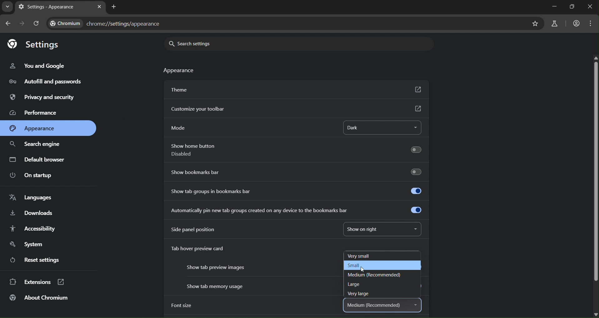 This screenshot has height=318, width=599. What do you see at coordinates (202, 250) in the screenshot?
I see `tab hover preview card` at bounding box center [202, 250].